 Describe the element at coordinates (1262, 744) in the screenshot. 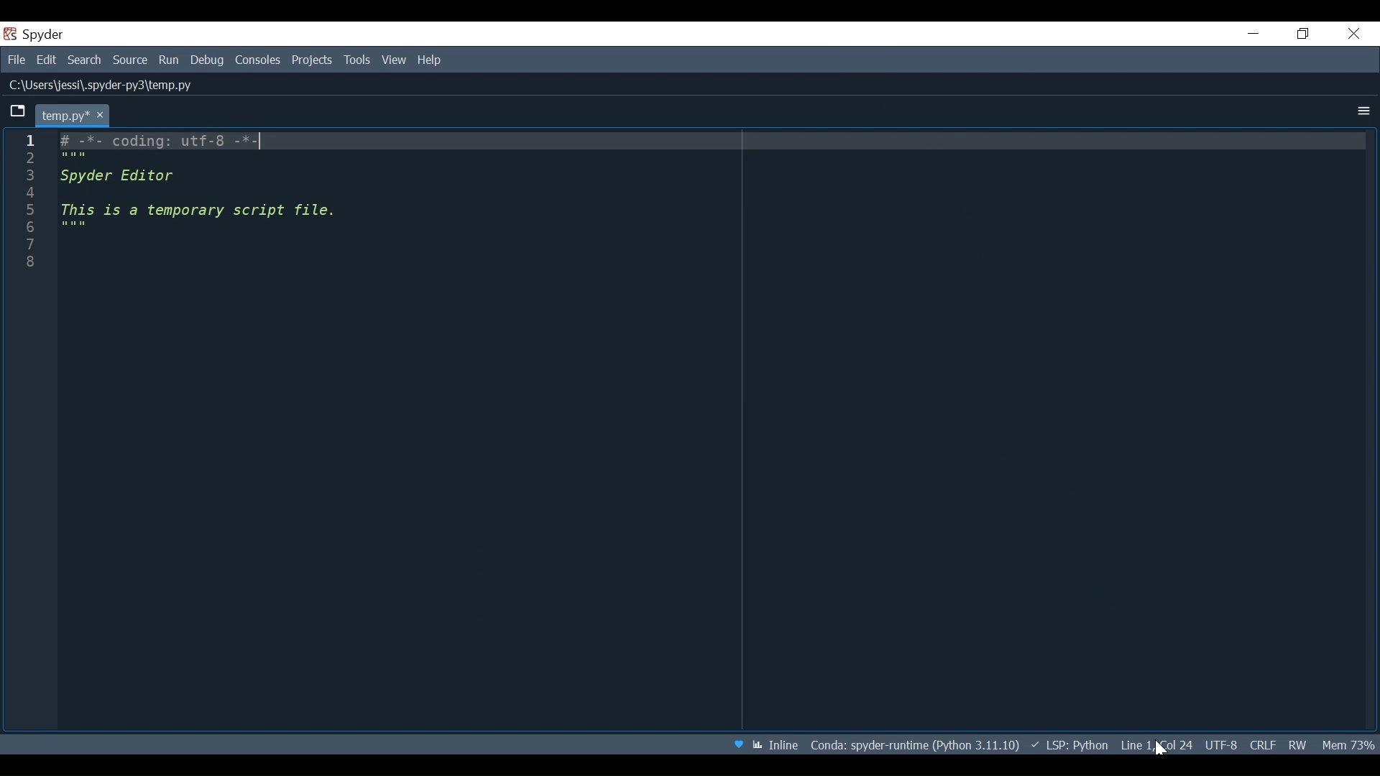

I see `File EQL Status` at that location.